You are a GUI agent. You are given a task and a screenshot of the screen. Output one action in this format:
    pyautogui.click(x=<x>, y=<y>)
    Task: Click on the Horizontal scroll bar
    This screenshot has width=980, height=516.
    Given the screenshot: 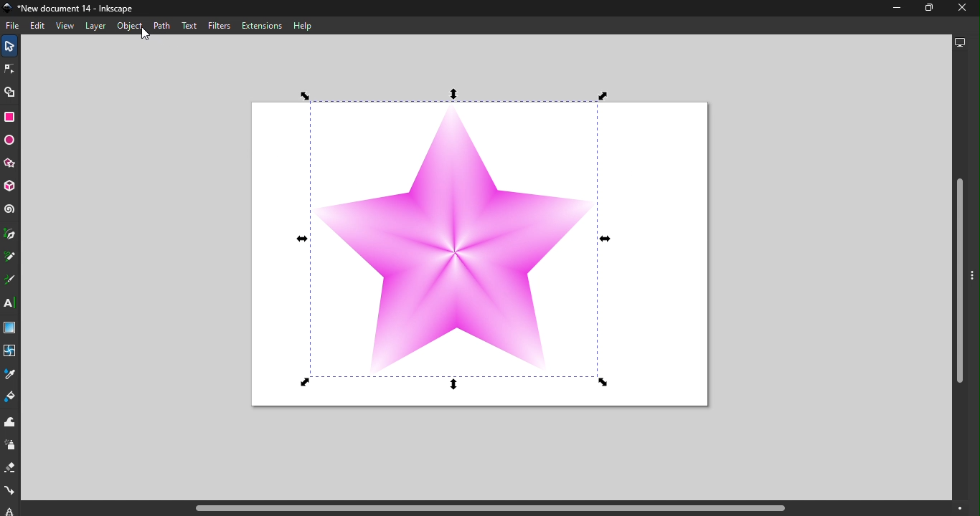 What is the action you would take?
    pyautogui.click(x=496, y=508)
    